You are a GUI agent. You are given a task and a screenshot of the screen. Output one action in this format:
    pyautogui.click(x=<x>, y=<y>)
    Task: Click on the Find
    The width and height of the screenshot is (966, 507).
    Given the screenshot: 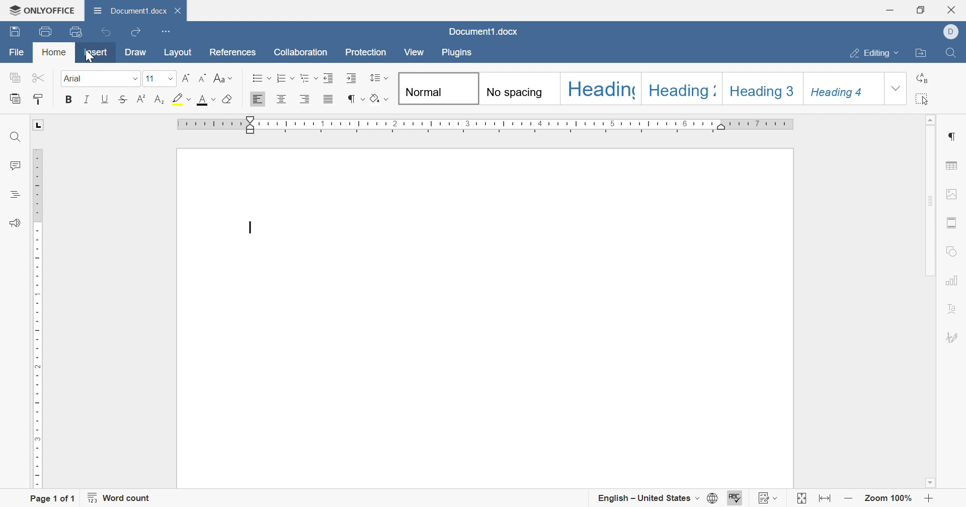 What is the action you would take?
    pyautogui.click(x=15, y=137)
    